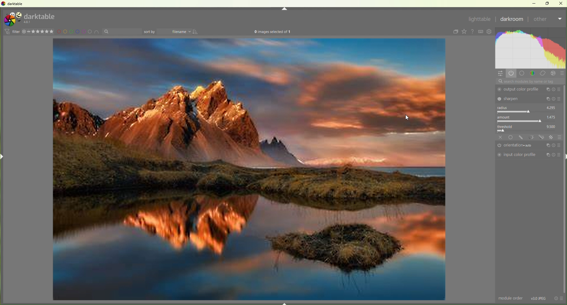 The width and height of the screenshot is (567, 305). I want to click on range rating, so click(42, 32).